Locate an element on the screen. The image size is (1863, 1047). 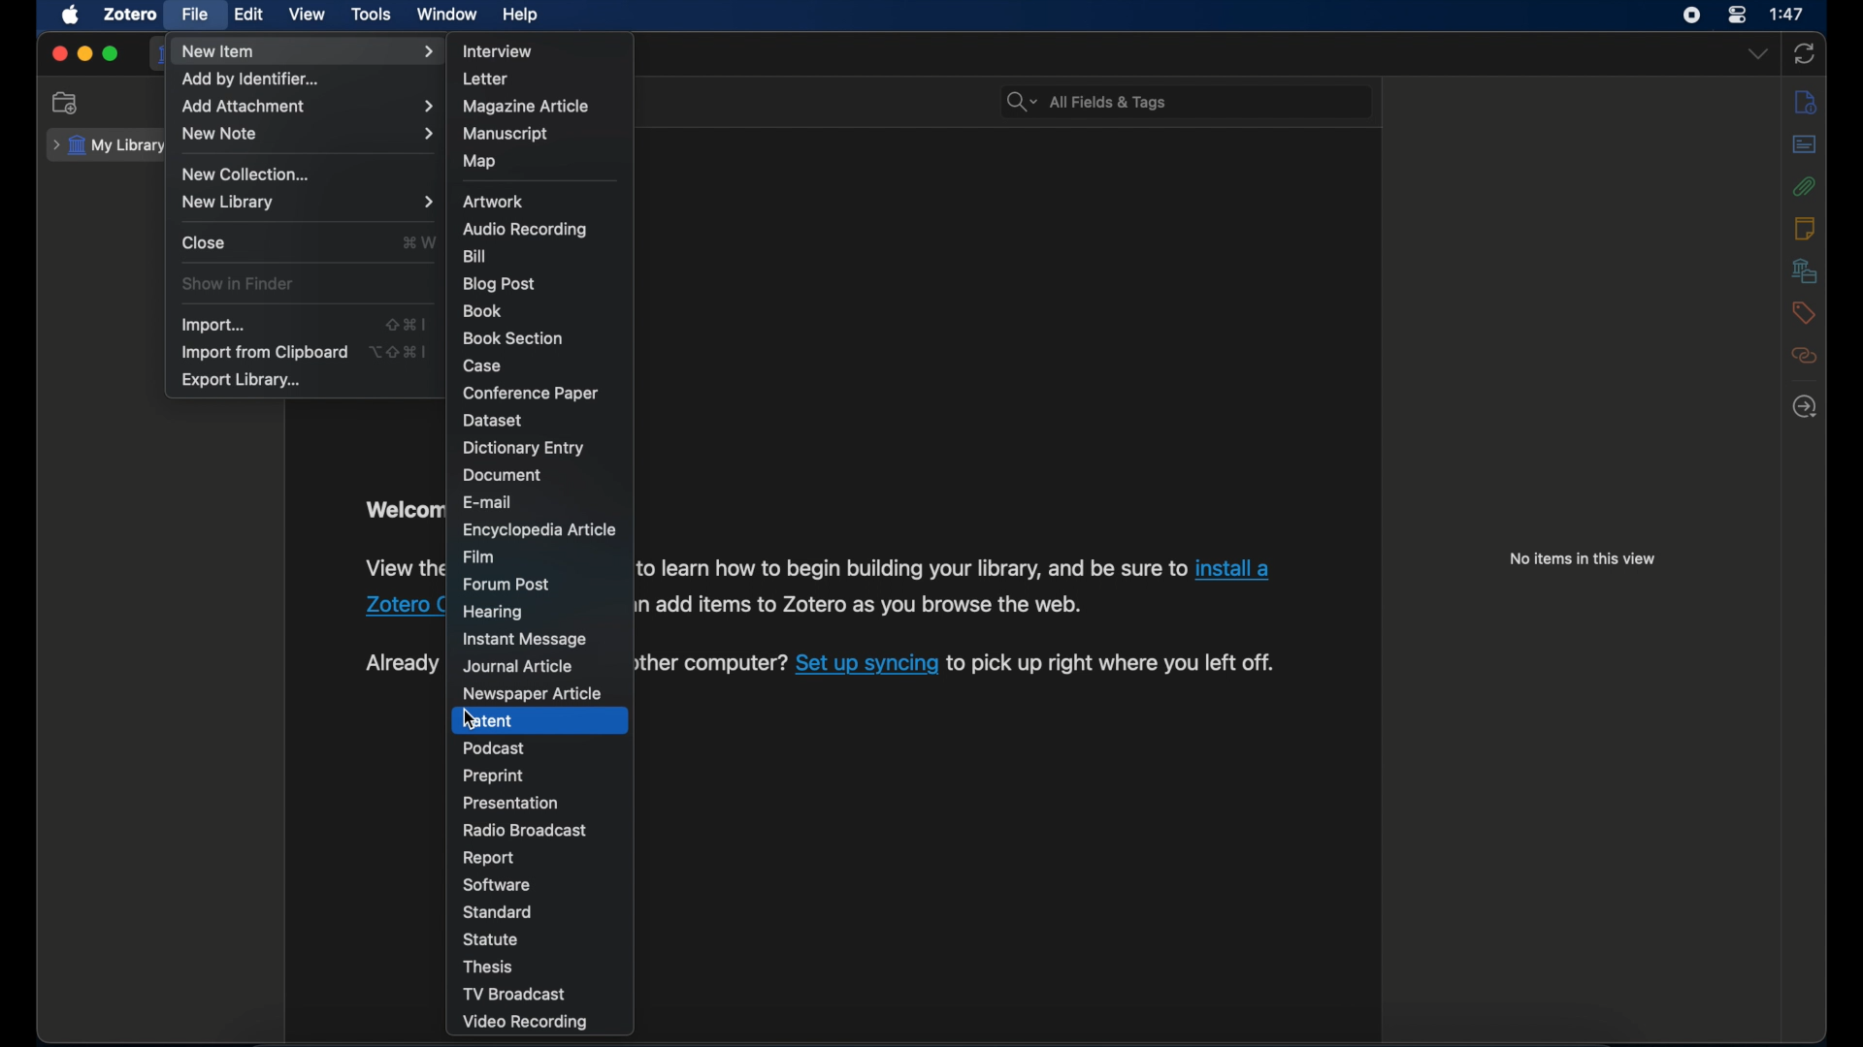
add by identifier is located at coordinates (254, 80).